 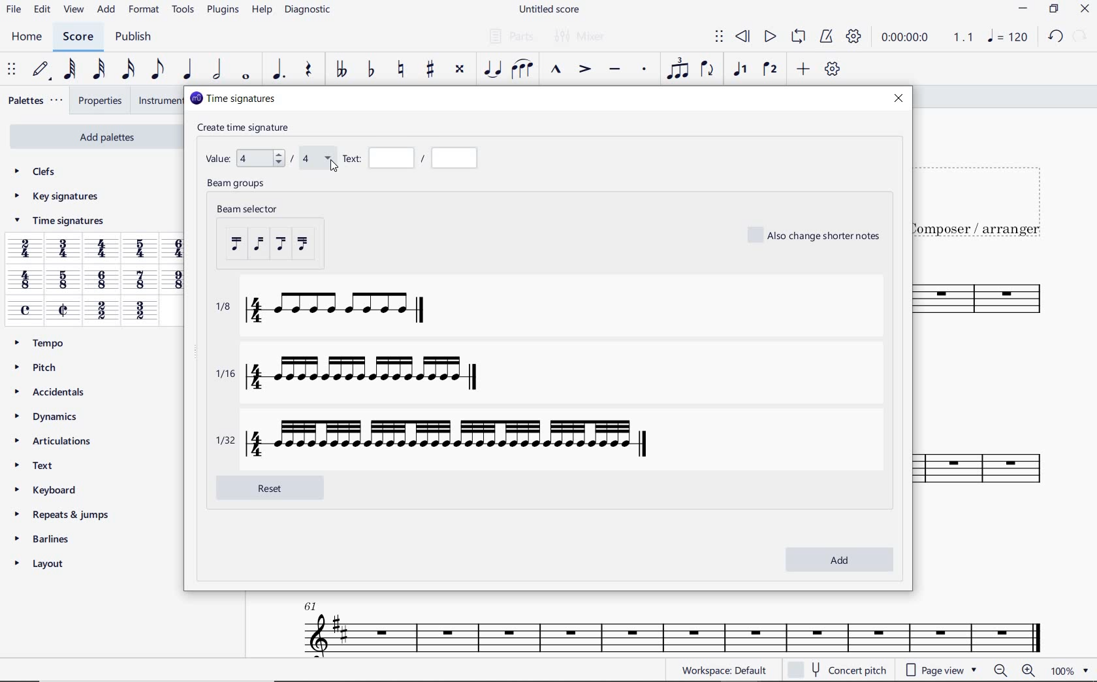 I want to click on 3/2, so click(x=139, y=312).